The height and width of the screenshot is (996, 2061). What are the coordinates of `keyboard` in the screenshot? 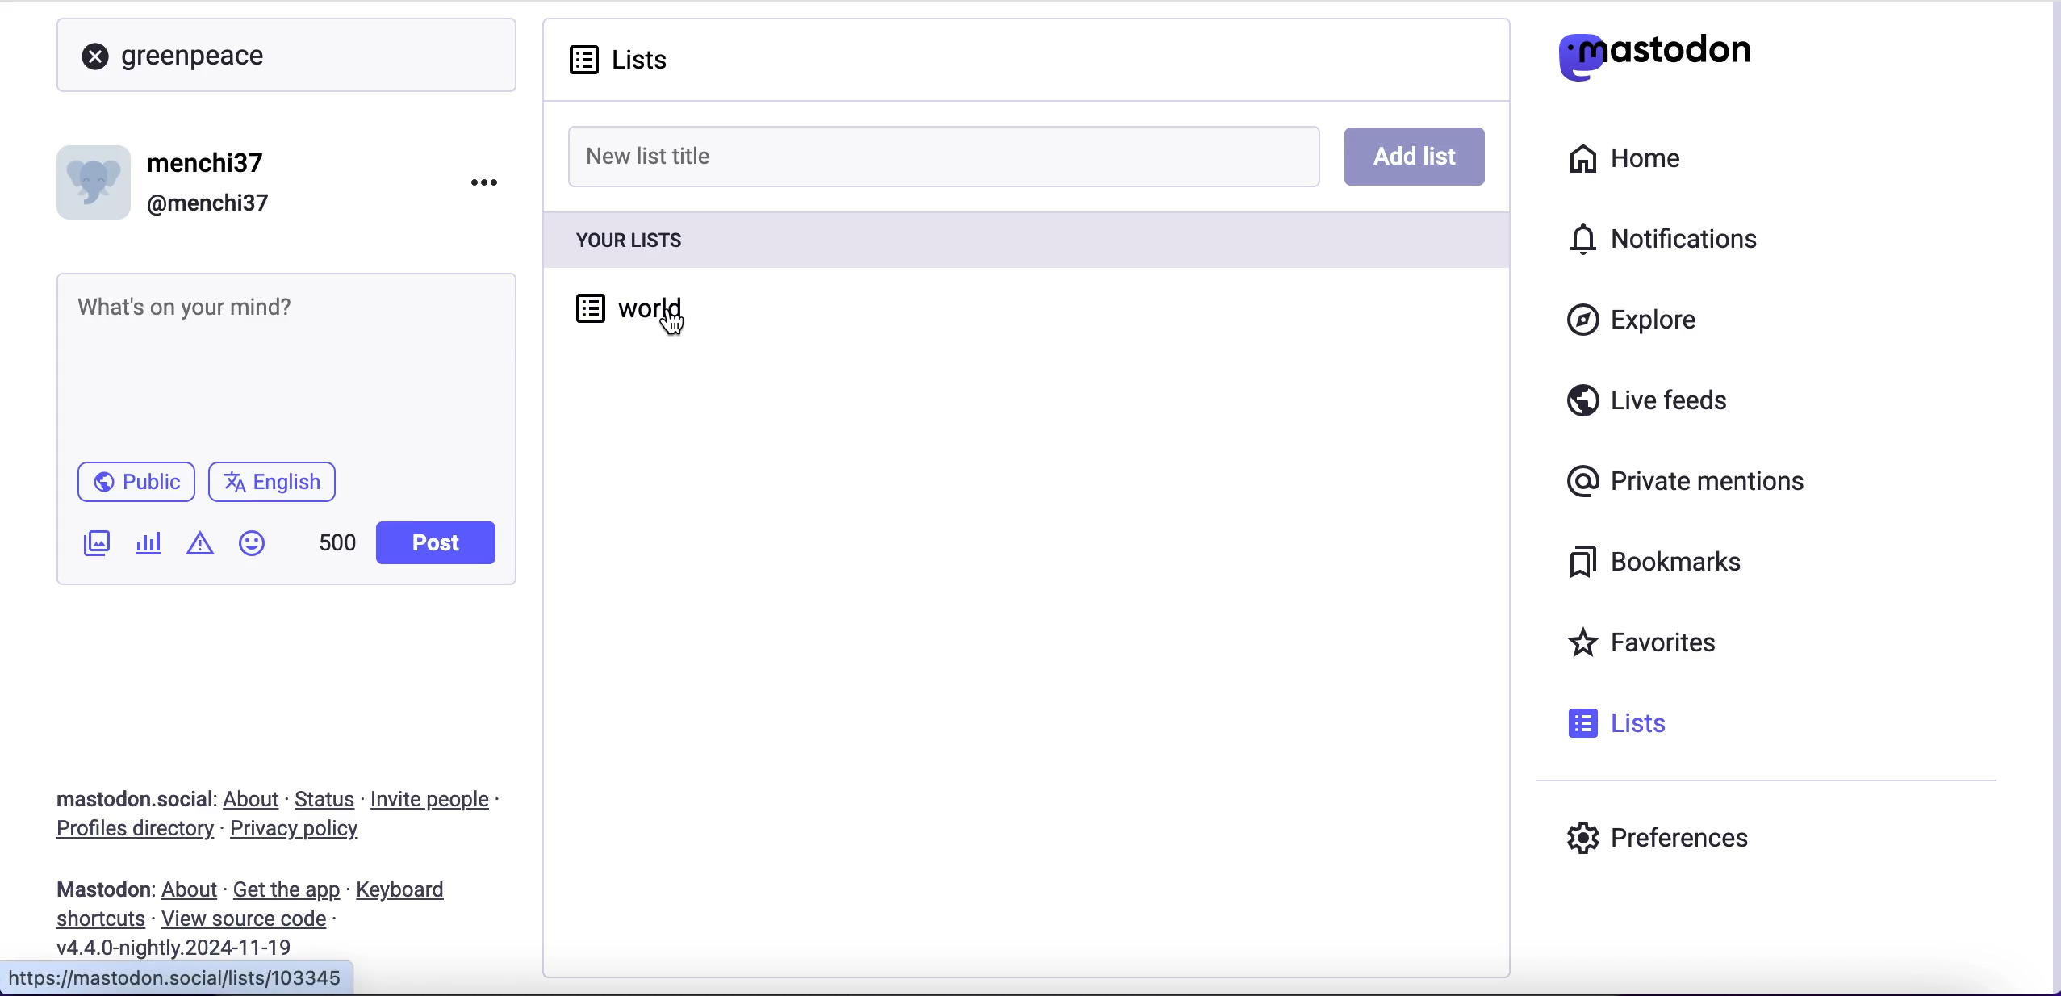 It's located at (406, 892).